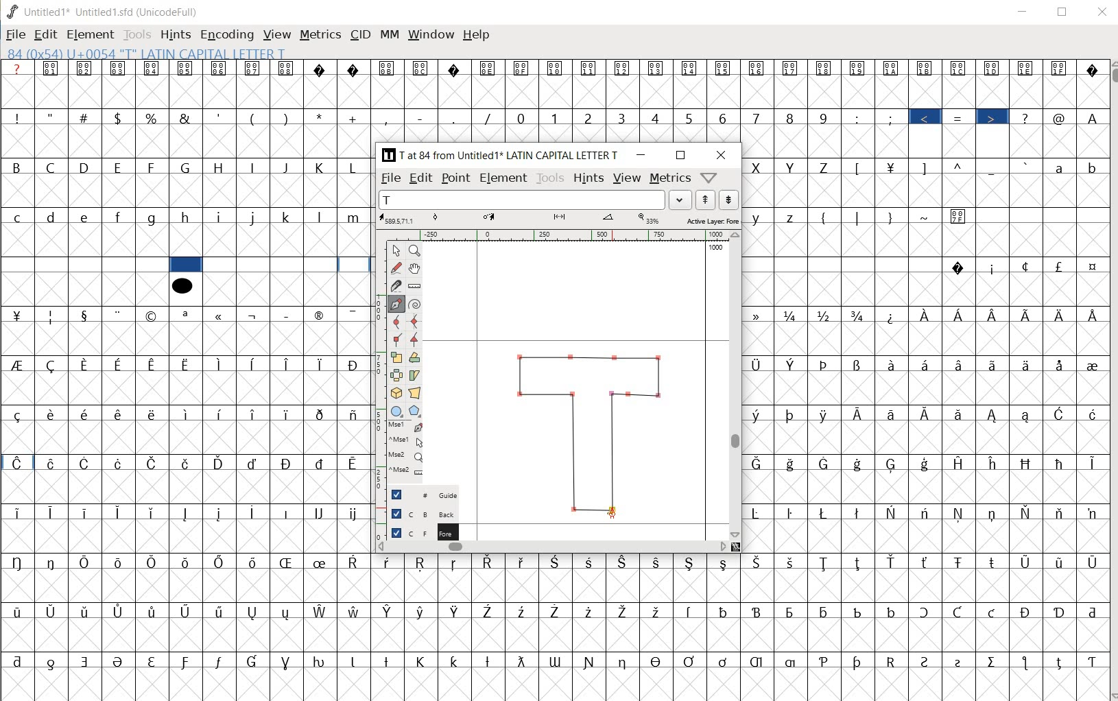 Image resolution: width=1118 pixels, height=701 pixels. I want to click on Symbol, so click(927, 563).